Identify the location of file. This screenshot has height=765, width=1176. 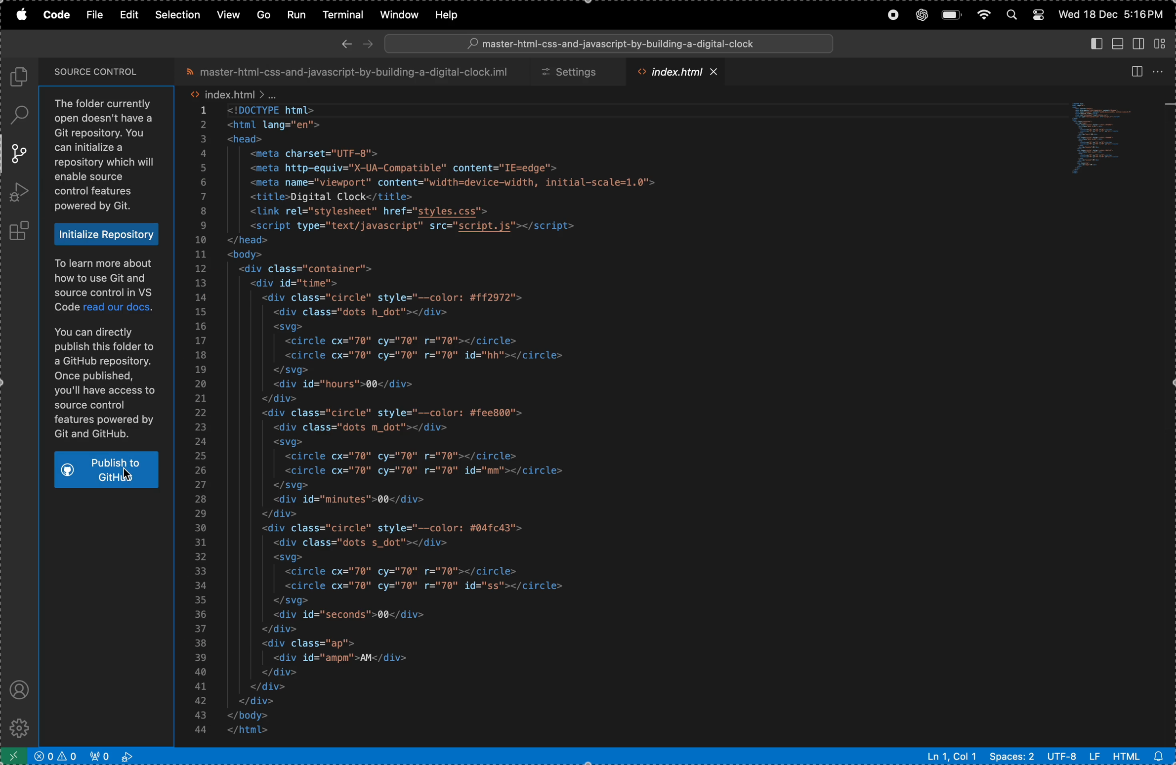
(96, 15).